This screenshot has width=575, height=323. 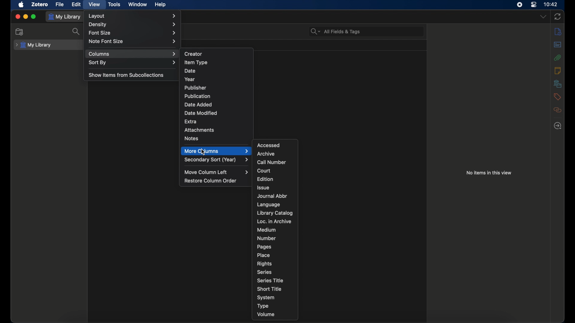 I want to click on type, so click(x=263, y=307).